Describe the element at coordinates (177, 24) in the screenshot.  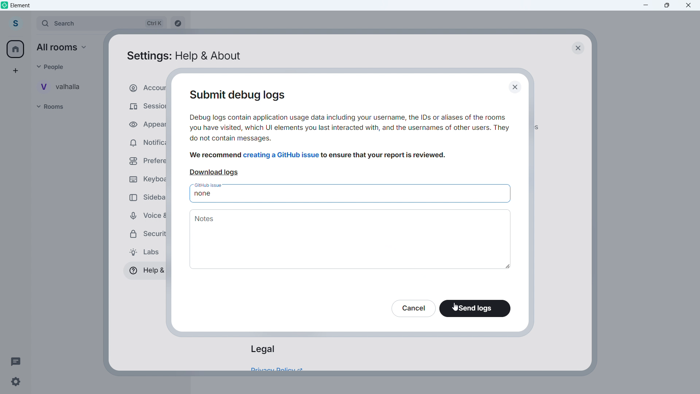
I see `Explore rooms ` at that location.